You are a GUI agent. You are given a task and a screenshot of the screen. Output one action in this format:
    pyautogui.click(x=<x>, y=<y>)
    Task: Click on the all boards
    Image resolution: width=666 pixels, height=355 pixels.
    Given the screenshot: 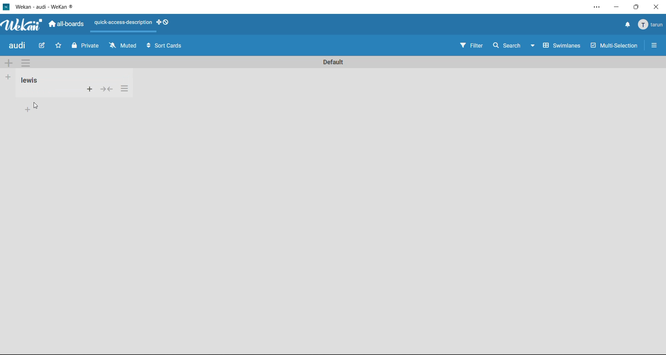 What is the action you would take?
    pyautogui.click(x=68, y=25)
    